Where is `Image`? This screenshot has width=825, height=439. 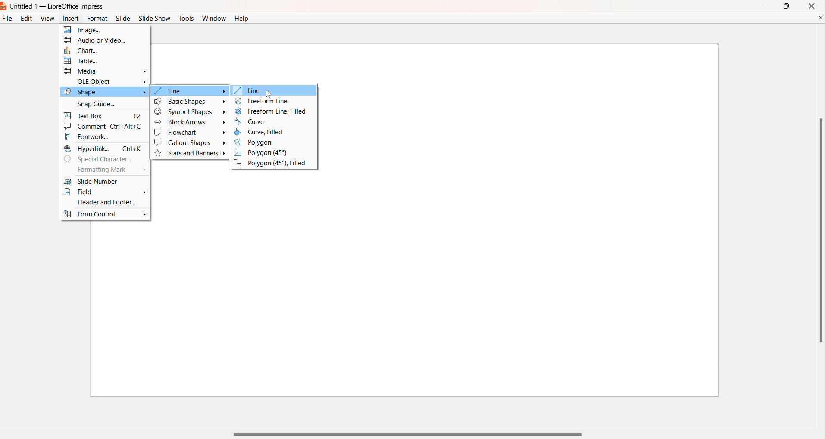
Image is located at coordinates (99, 30).